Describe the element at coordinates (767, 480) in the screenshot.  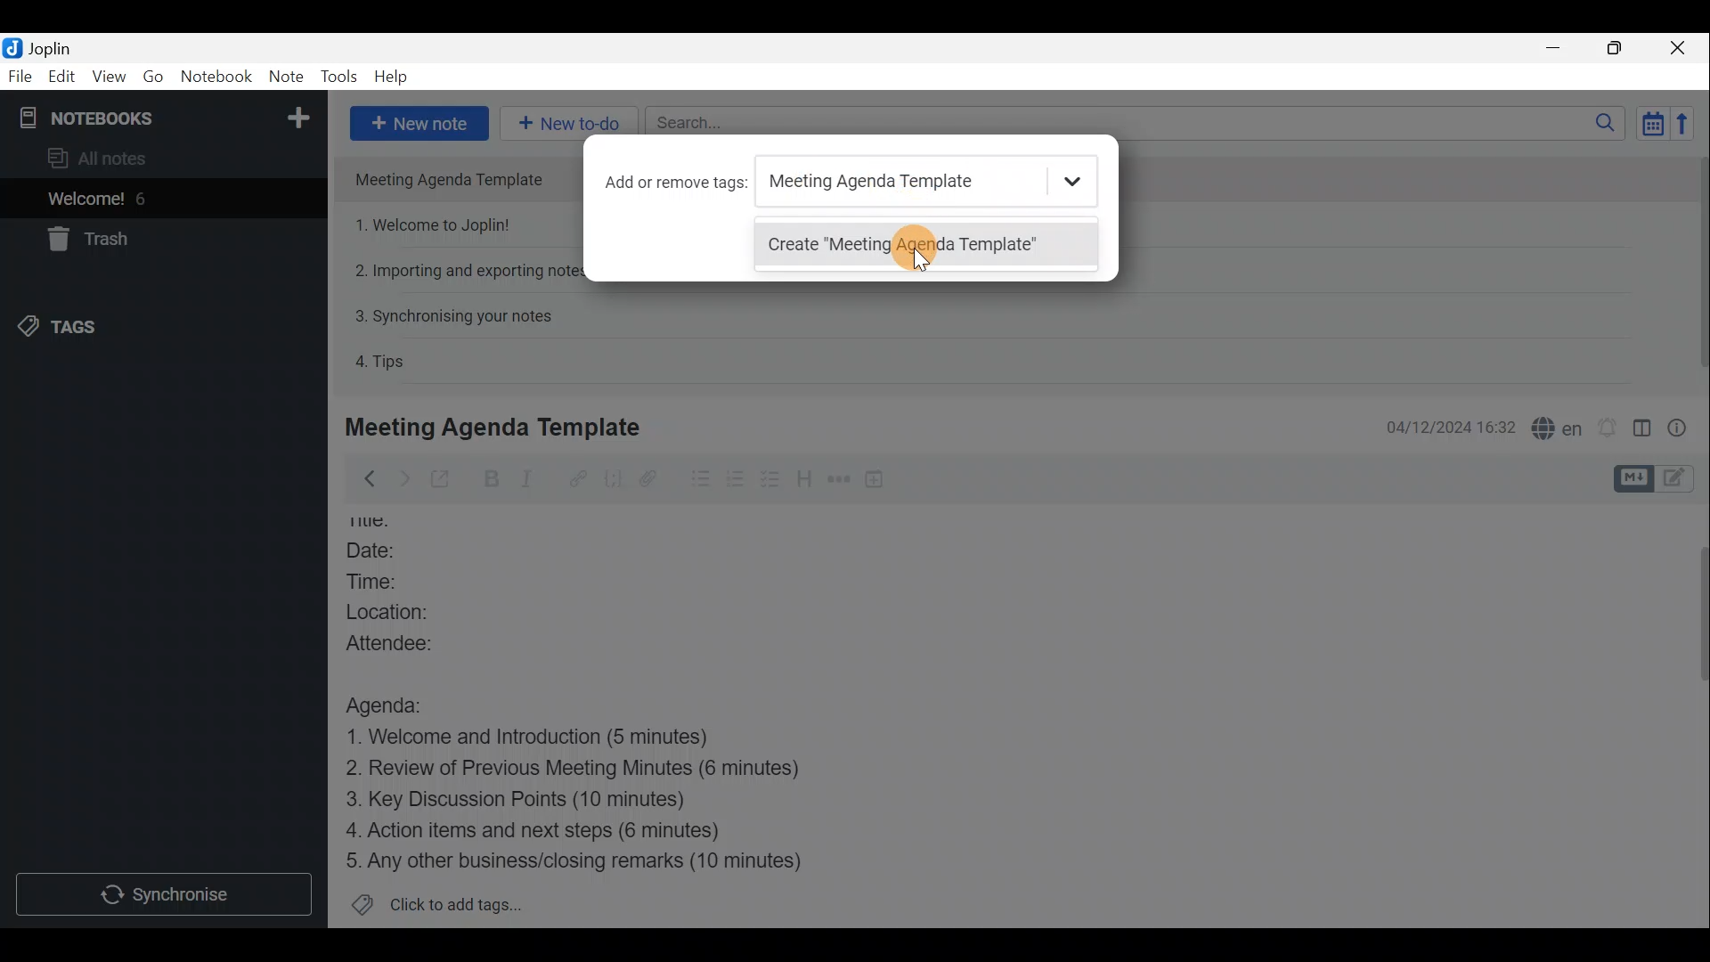
I see `Checkbox` at that location.